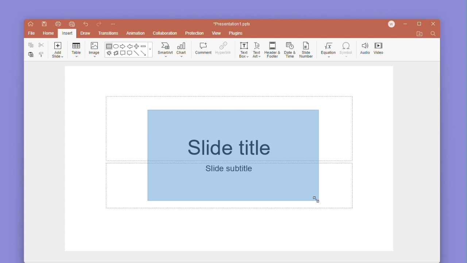  I want to click on symbol, so click(346, 47).